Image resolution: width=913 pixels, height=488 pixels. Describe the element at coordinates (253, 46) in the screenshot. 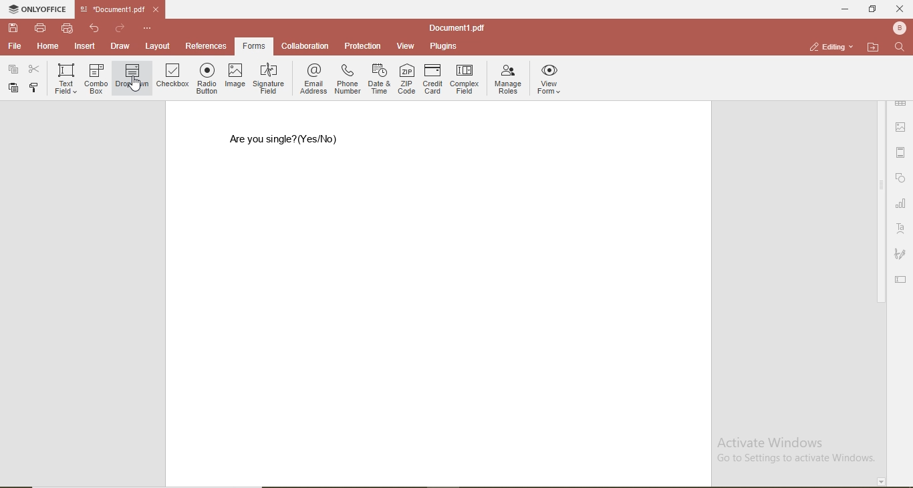

I see `forms` at that location.